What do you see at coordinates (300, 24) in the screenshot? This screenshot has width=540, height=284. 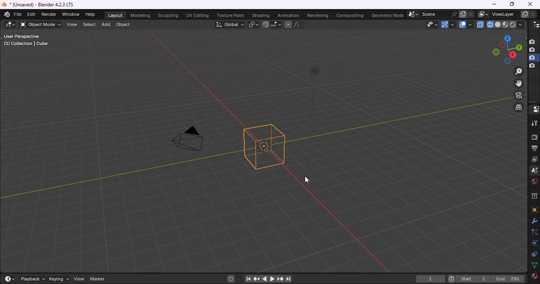 I see `proportional editing falloff` at bounding box center [300, 24].